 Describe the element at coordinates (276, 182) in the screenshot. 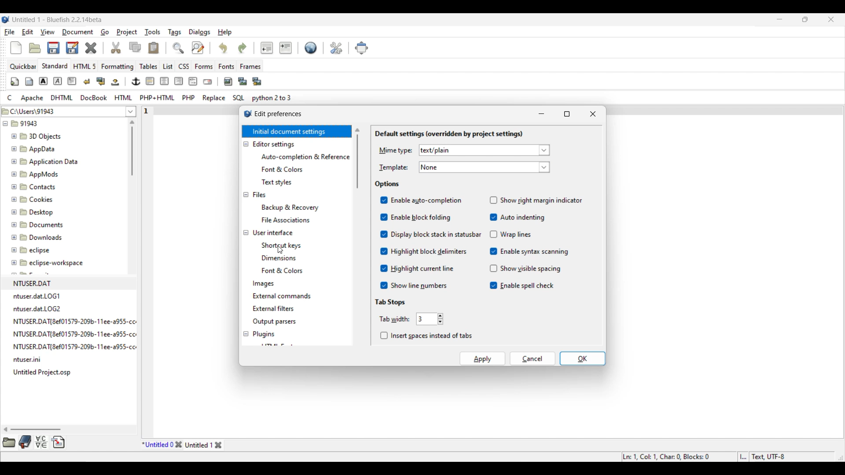

I see `Text styles` at that location.